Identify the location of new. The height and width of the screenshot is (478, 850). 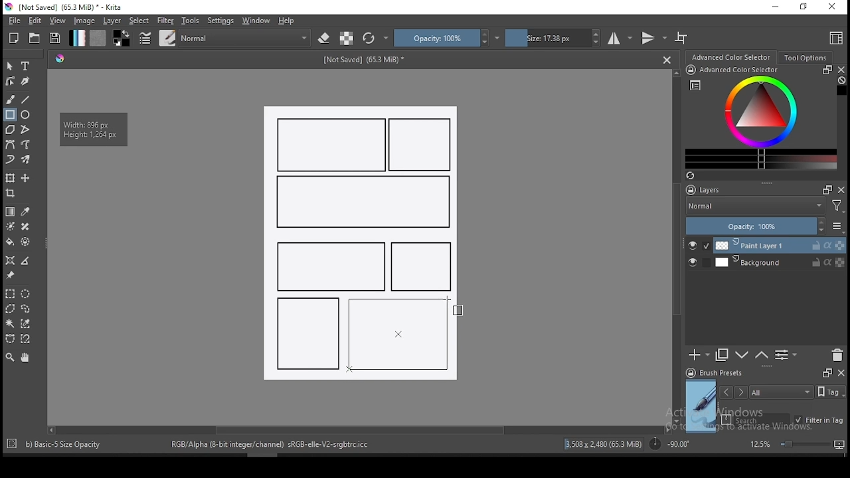
(14, 38).